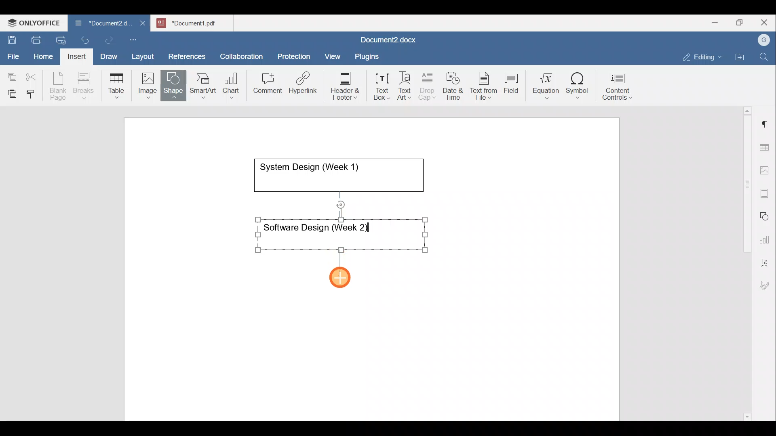  Describe the element at coordinates (83, 86) in the screenshot. I see `Breaks` at that location.